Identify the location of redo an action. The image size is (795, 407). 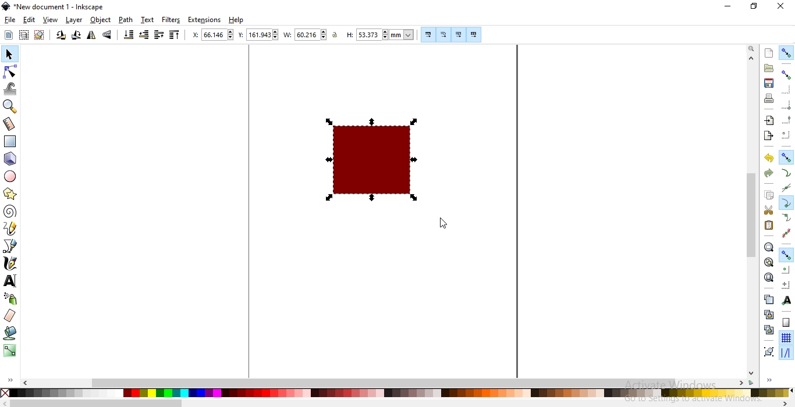
(768, 172).